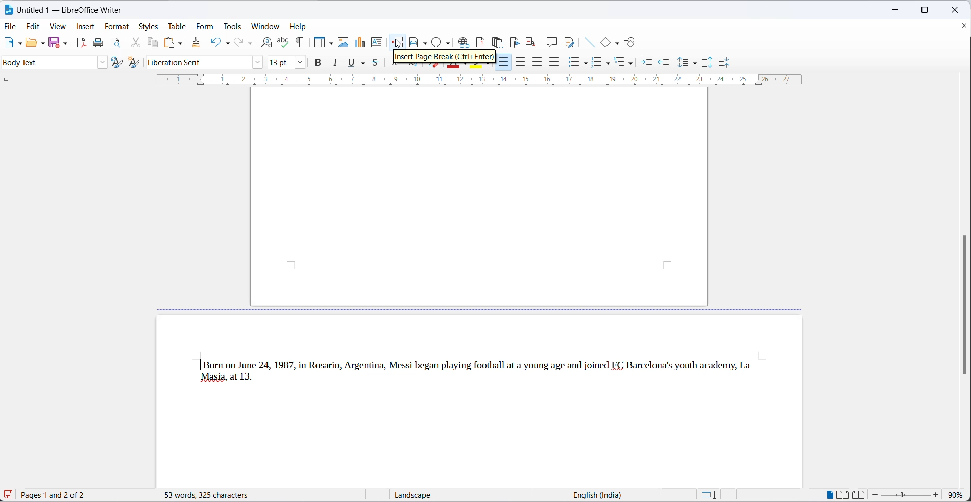  Describe the element at coordinates (257, 63) in the screenshot. I see `font name options` at that location.